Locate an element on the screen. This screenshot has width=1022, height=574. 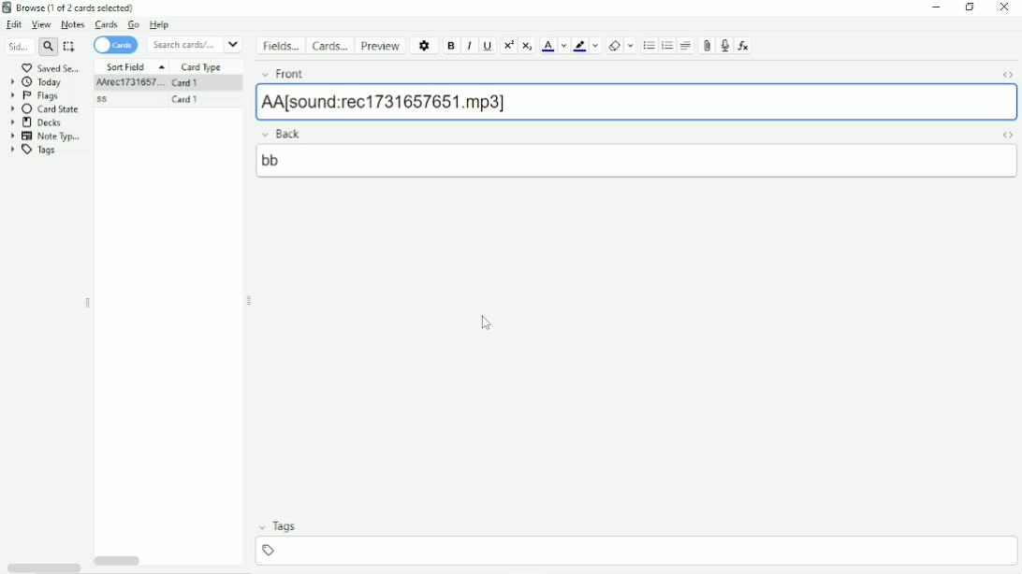
Ordered list is located at coordinates (668, 46).